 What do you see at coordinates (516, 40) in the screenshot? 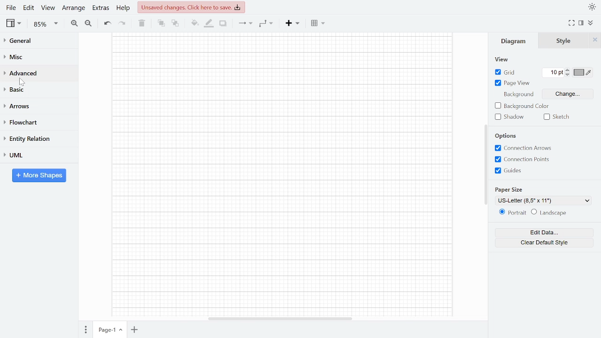
I see `Diagram` at bounding box center [516, 40].